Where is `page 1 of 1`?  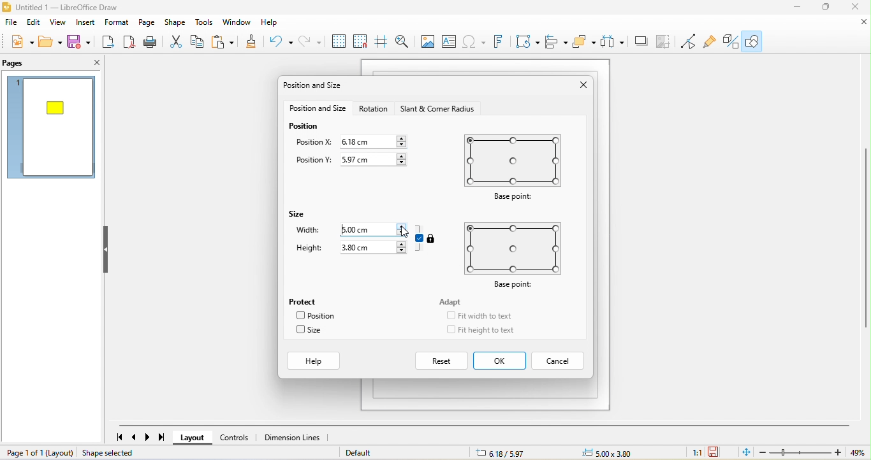 page 1 of 1 is located at coordinates (39, 453).